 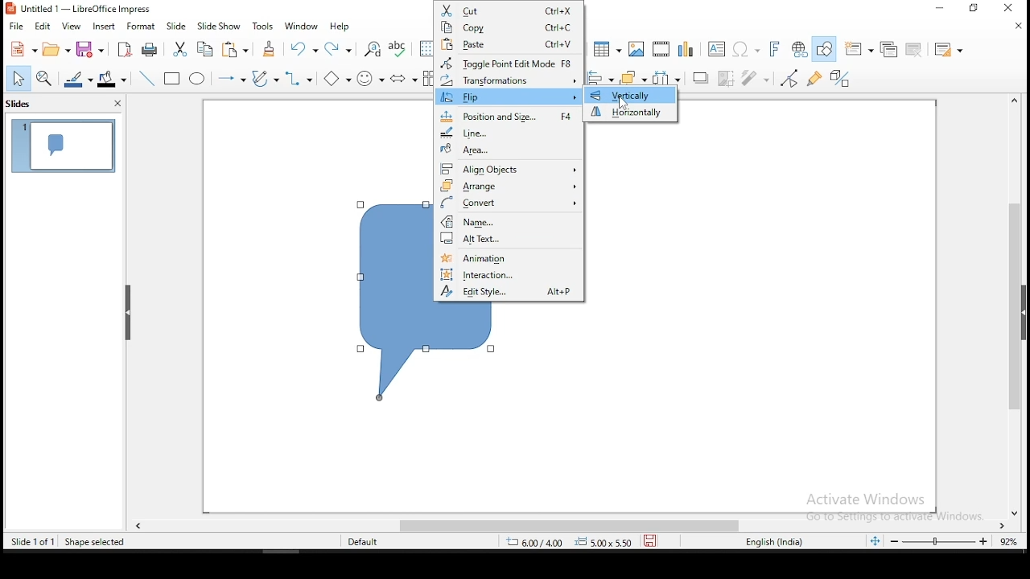 I want to click on flip, so click(x=509, y=97).